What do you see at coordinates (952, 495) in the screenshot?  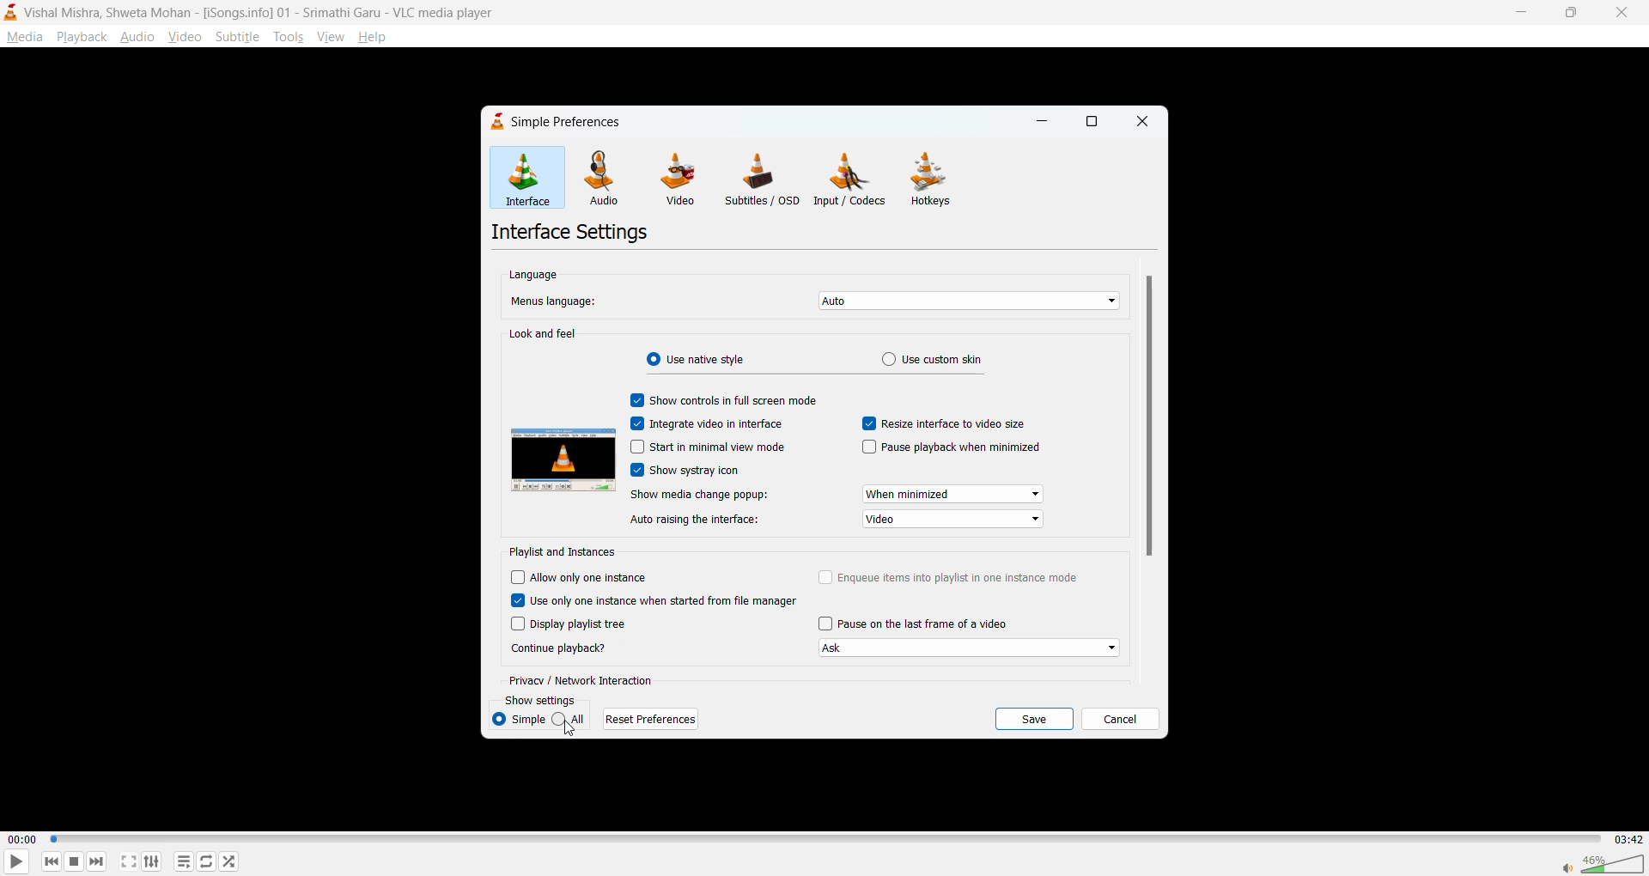 I see `Media change dropdown` at bounding box center [952, 495].